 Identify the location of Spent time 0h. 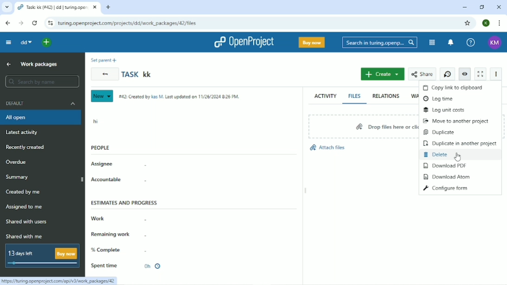
(127, 266).